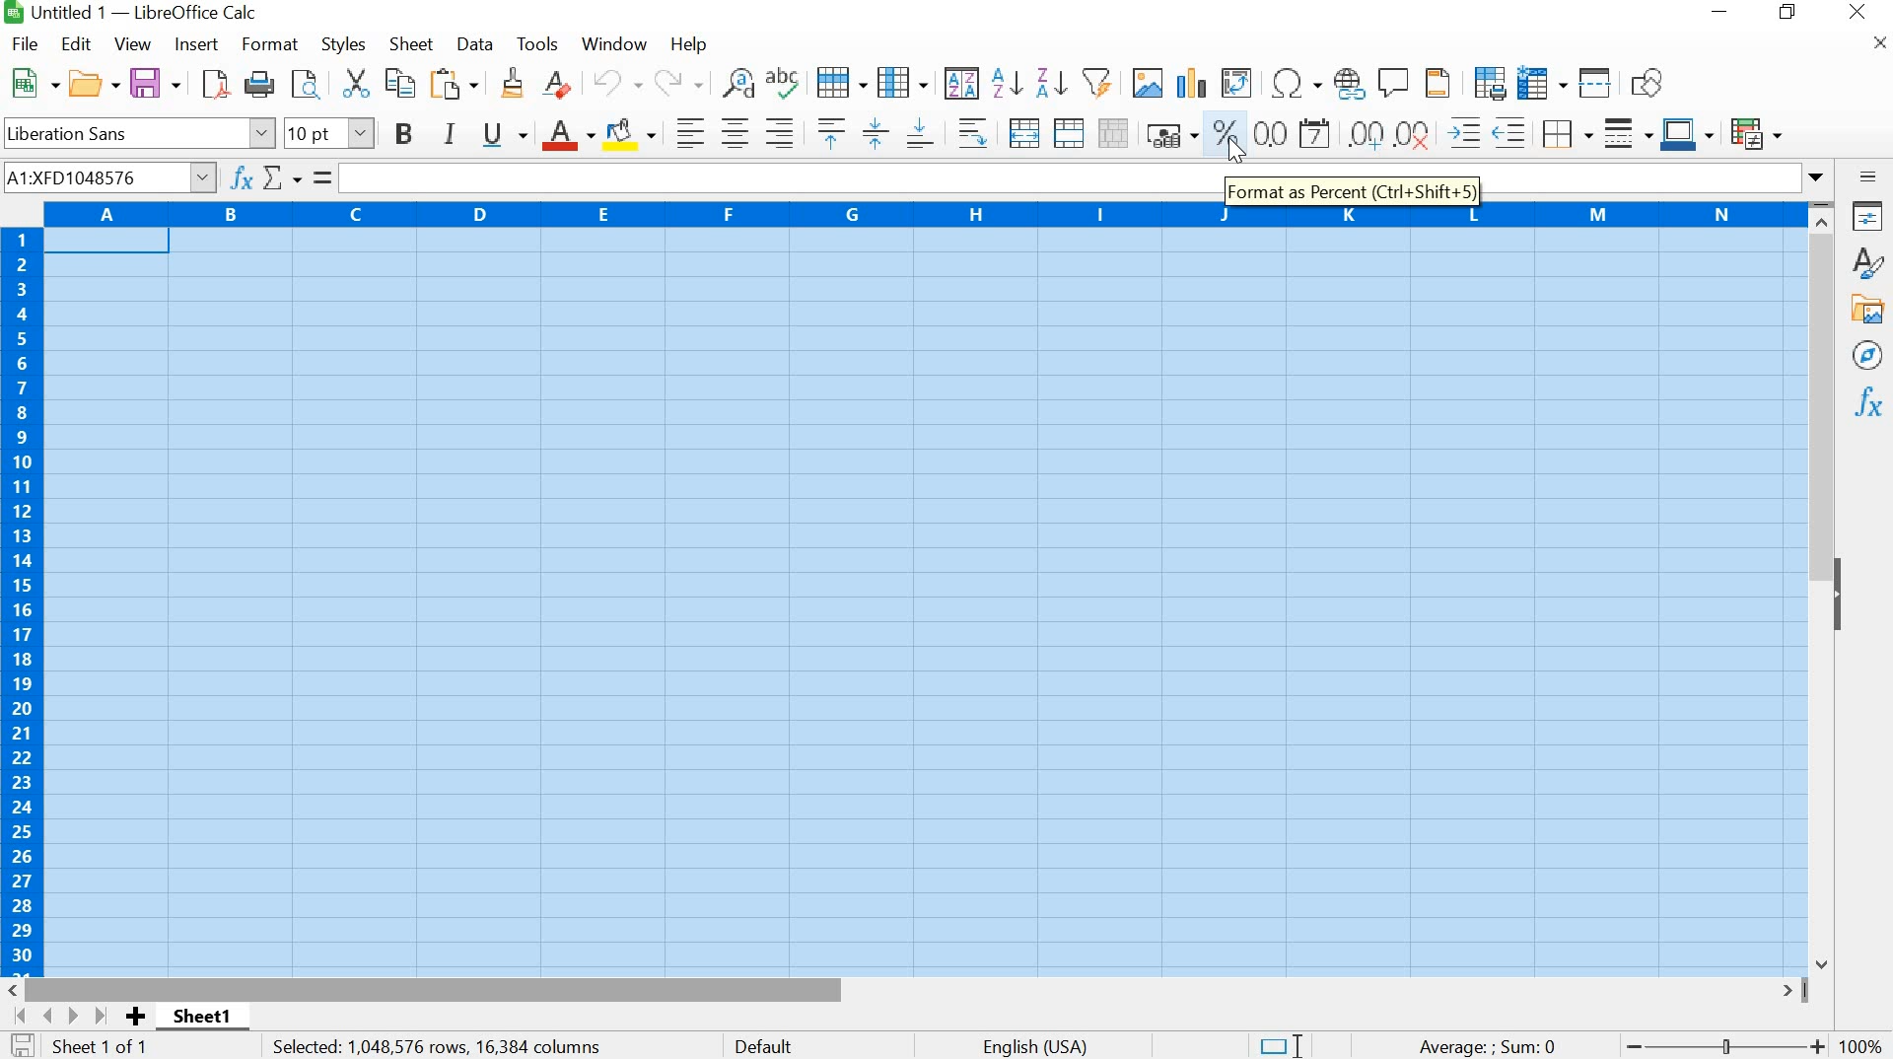 This screenshot has height=1059, width=1893. I want to click on Cursor, so click(1238, 155).